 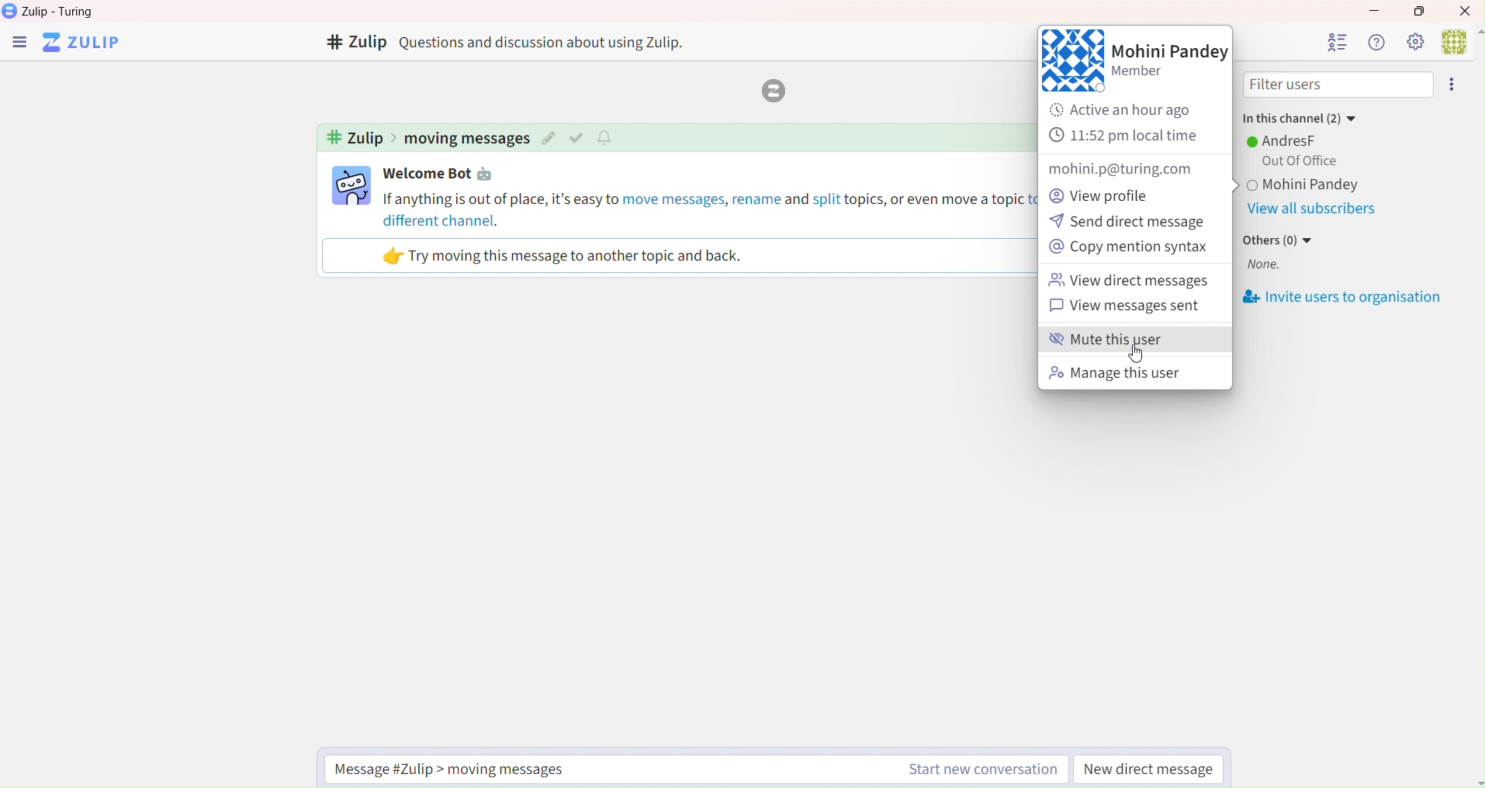 I want to click on AndresF, so click(x=1285, y=140).